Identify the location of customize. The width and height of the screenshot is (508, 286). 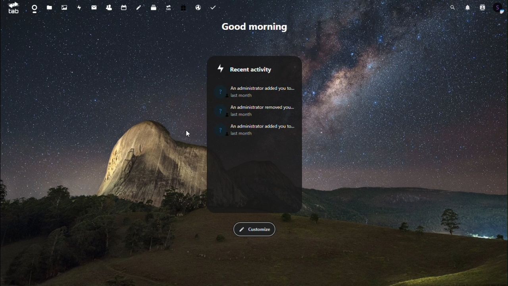
(258, 230).